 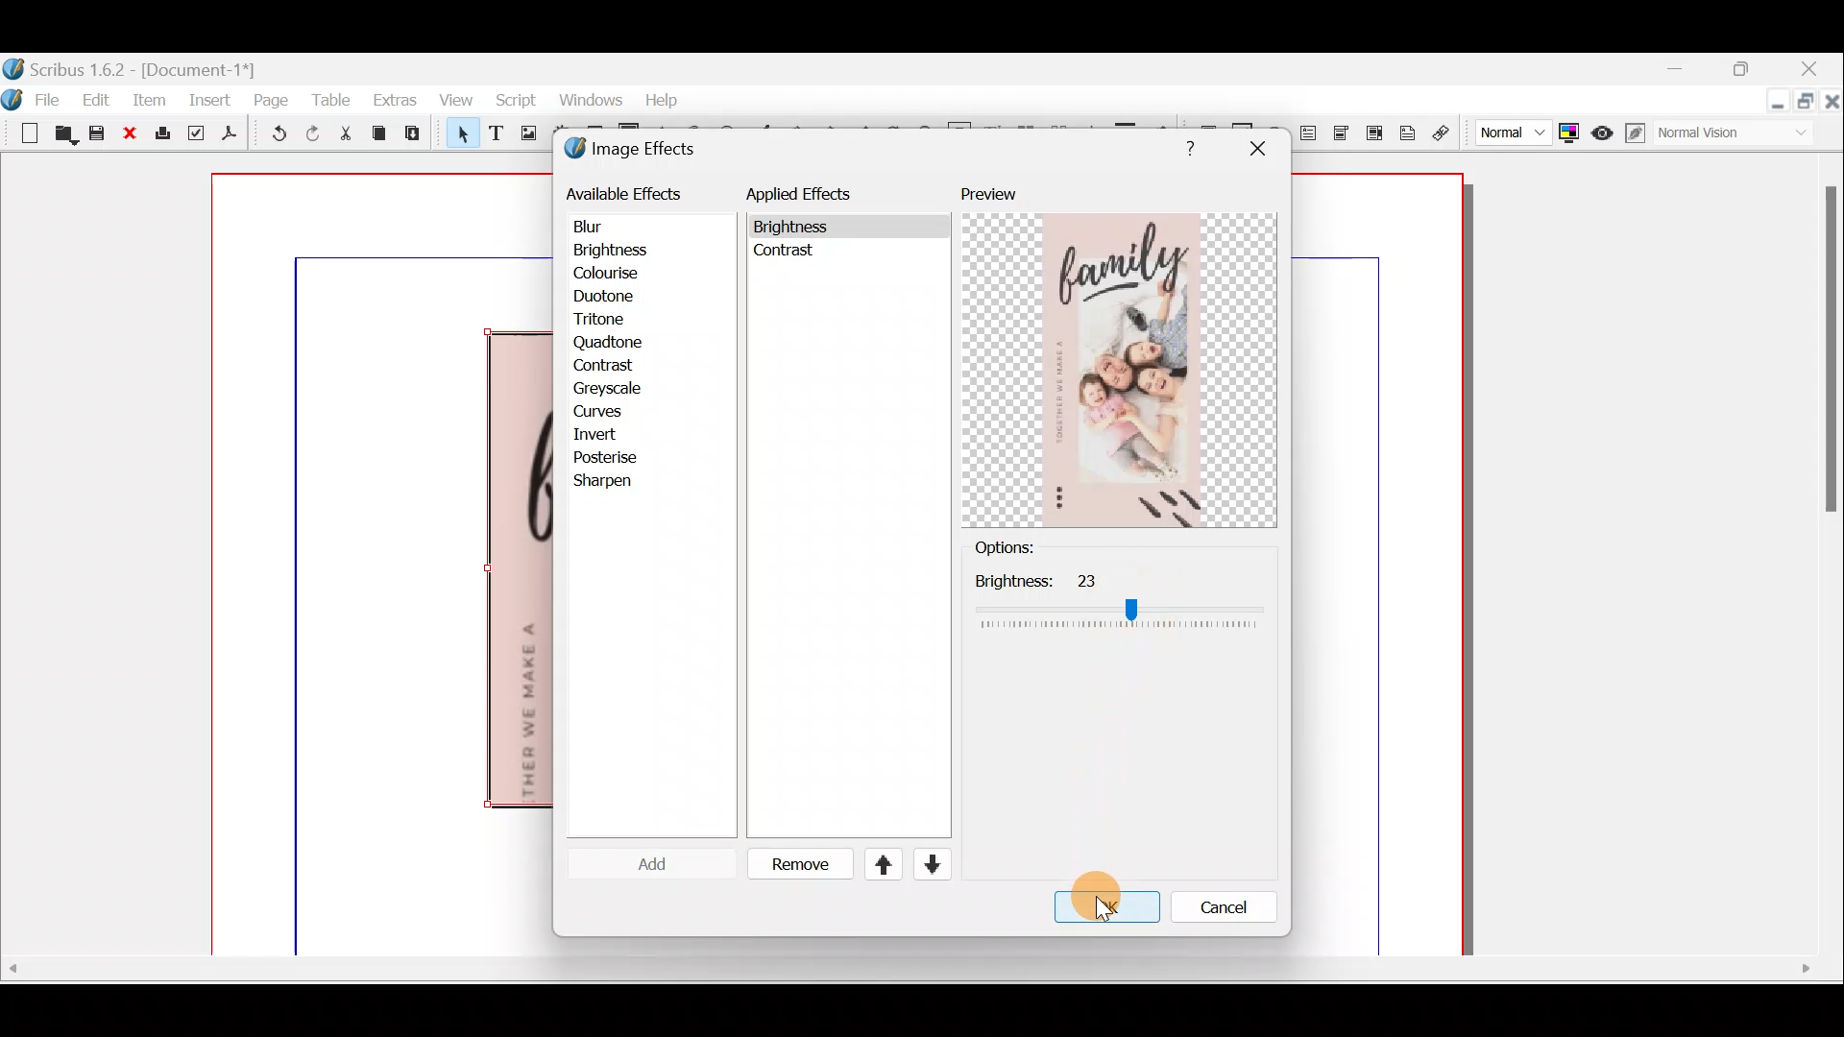 What do you see at coordinates (97, 135) in the screenshot?
I see `Save` at bounding box center [97, 135].